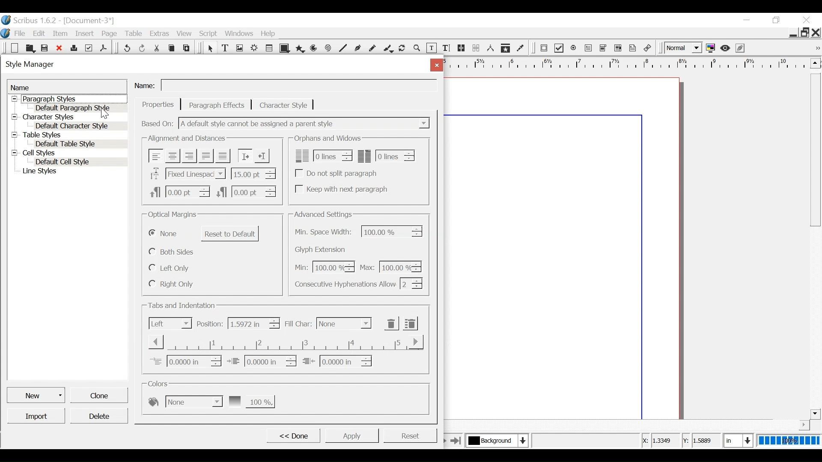 Image resolution: width=822 pixels, height=462 pixels. What do you see at coordinates (223, 156) in the screenshot?
I see `Align Forced Justified` at bounding box center [223, 156].